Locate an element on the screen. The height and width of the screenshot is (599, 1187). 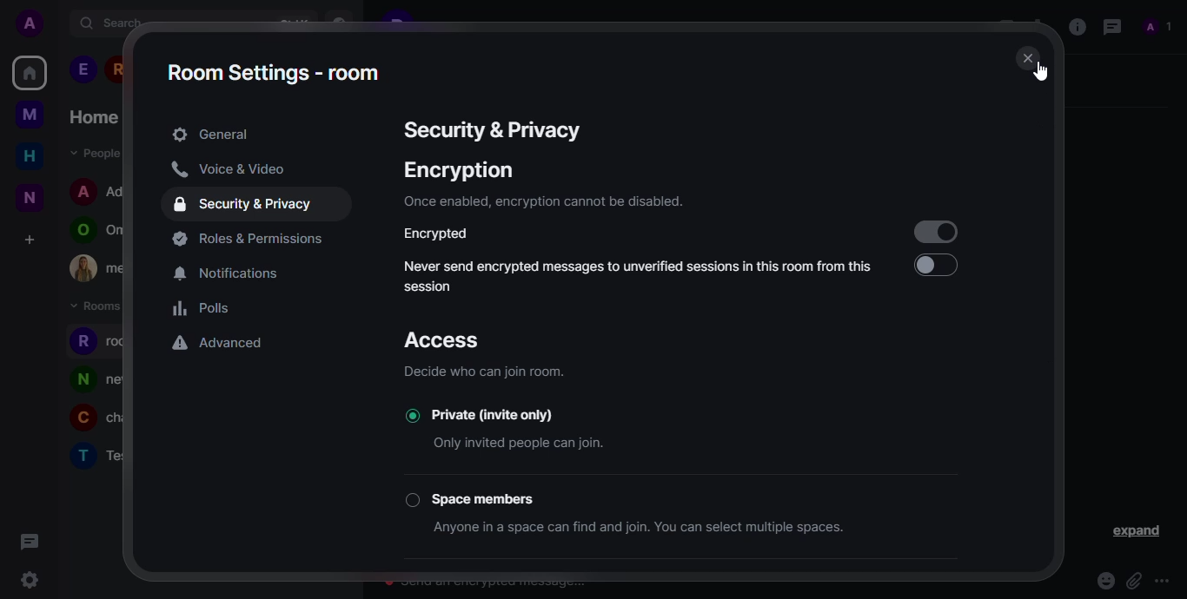
search is located at coordinates (112, 23).